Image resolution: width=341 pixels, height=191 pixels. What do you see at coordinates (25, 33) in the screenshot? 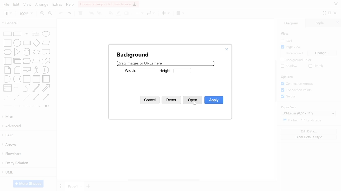
I see `general shapes` at bounding box center [25, 33].